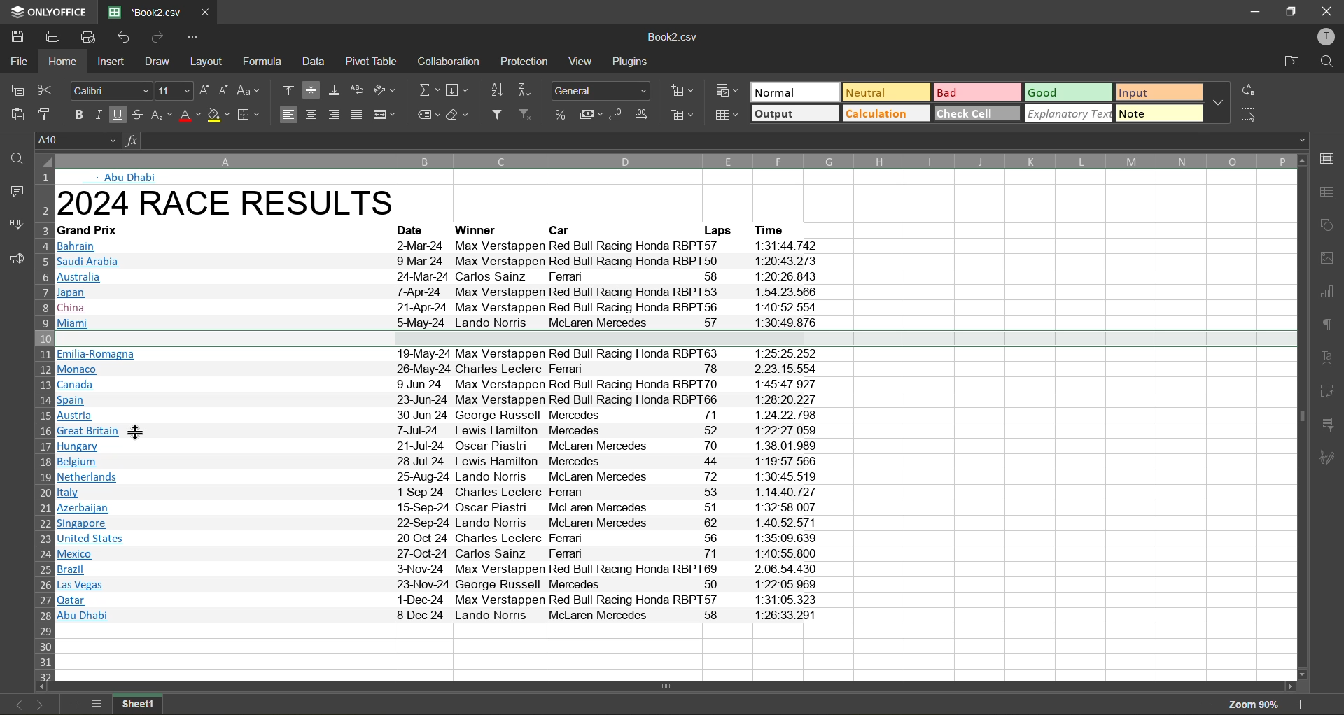  What do you see at coordinates (437, 618) in the screenshot?
I see `Abu Dhabi 8-Dec-24 Lando Norris McLaren Mercedes 58 1:26:33.291` at bounding box center [437, 618].